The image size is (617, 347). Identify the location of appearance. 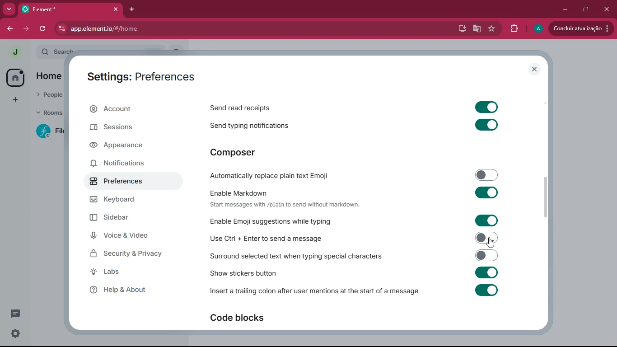
(126, 145).